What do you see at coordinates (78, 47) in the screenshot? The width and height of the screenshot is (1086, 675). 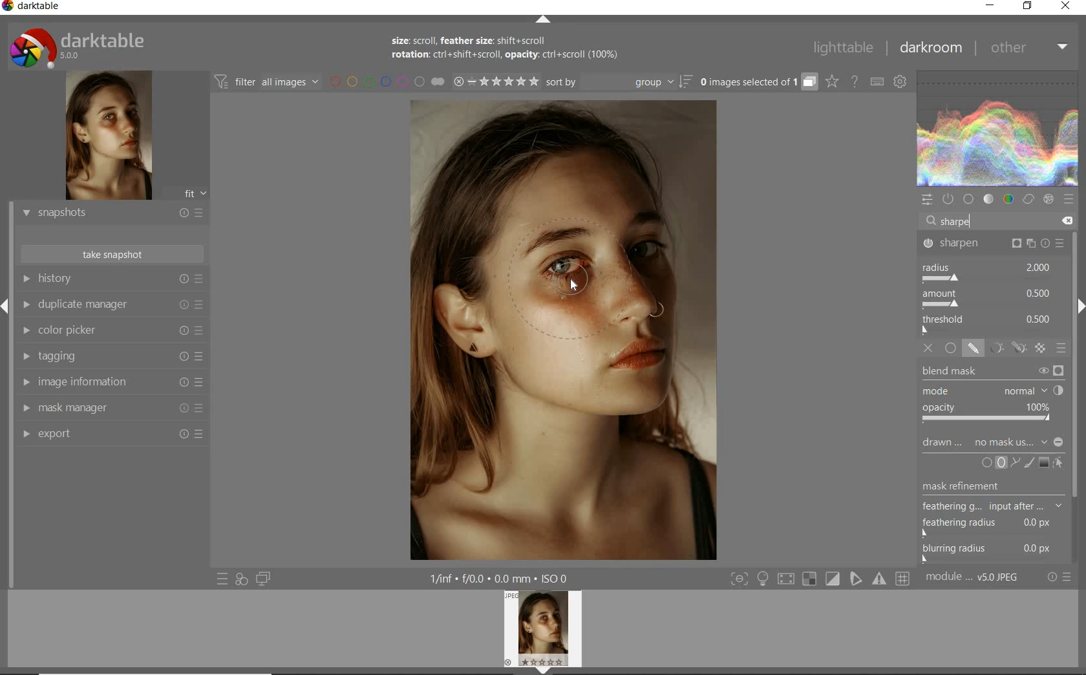 I see `system logo` at bounding box center [78, 47].